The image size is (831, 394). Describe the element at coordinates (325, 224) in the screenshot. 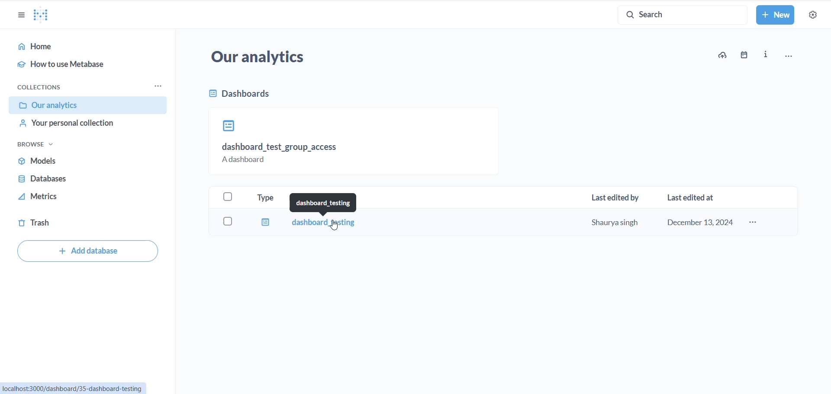

I see `dashboard name` at that location.